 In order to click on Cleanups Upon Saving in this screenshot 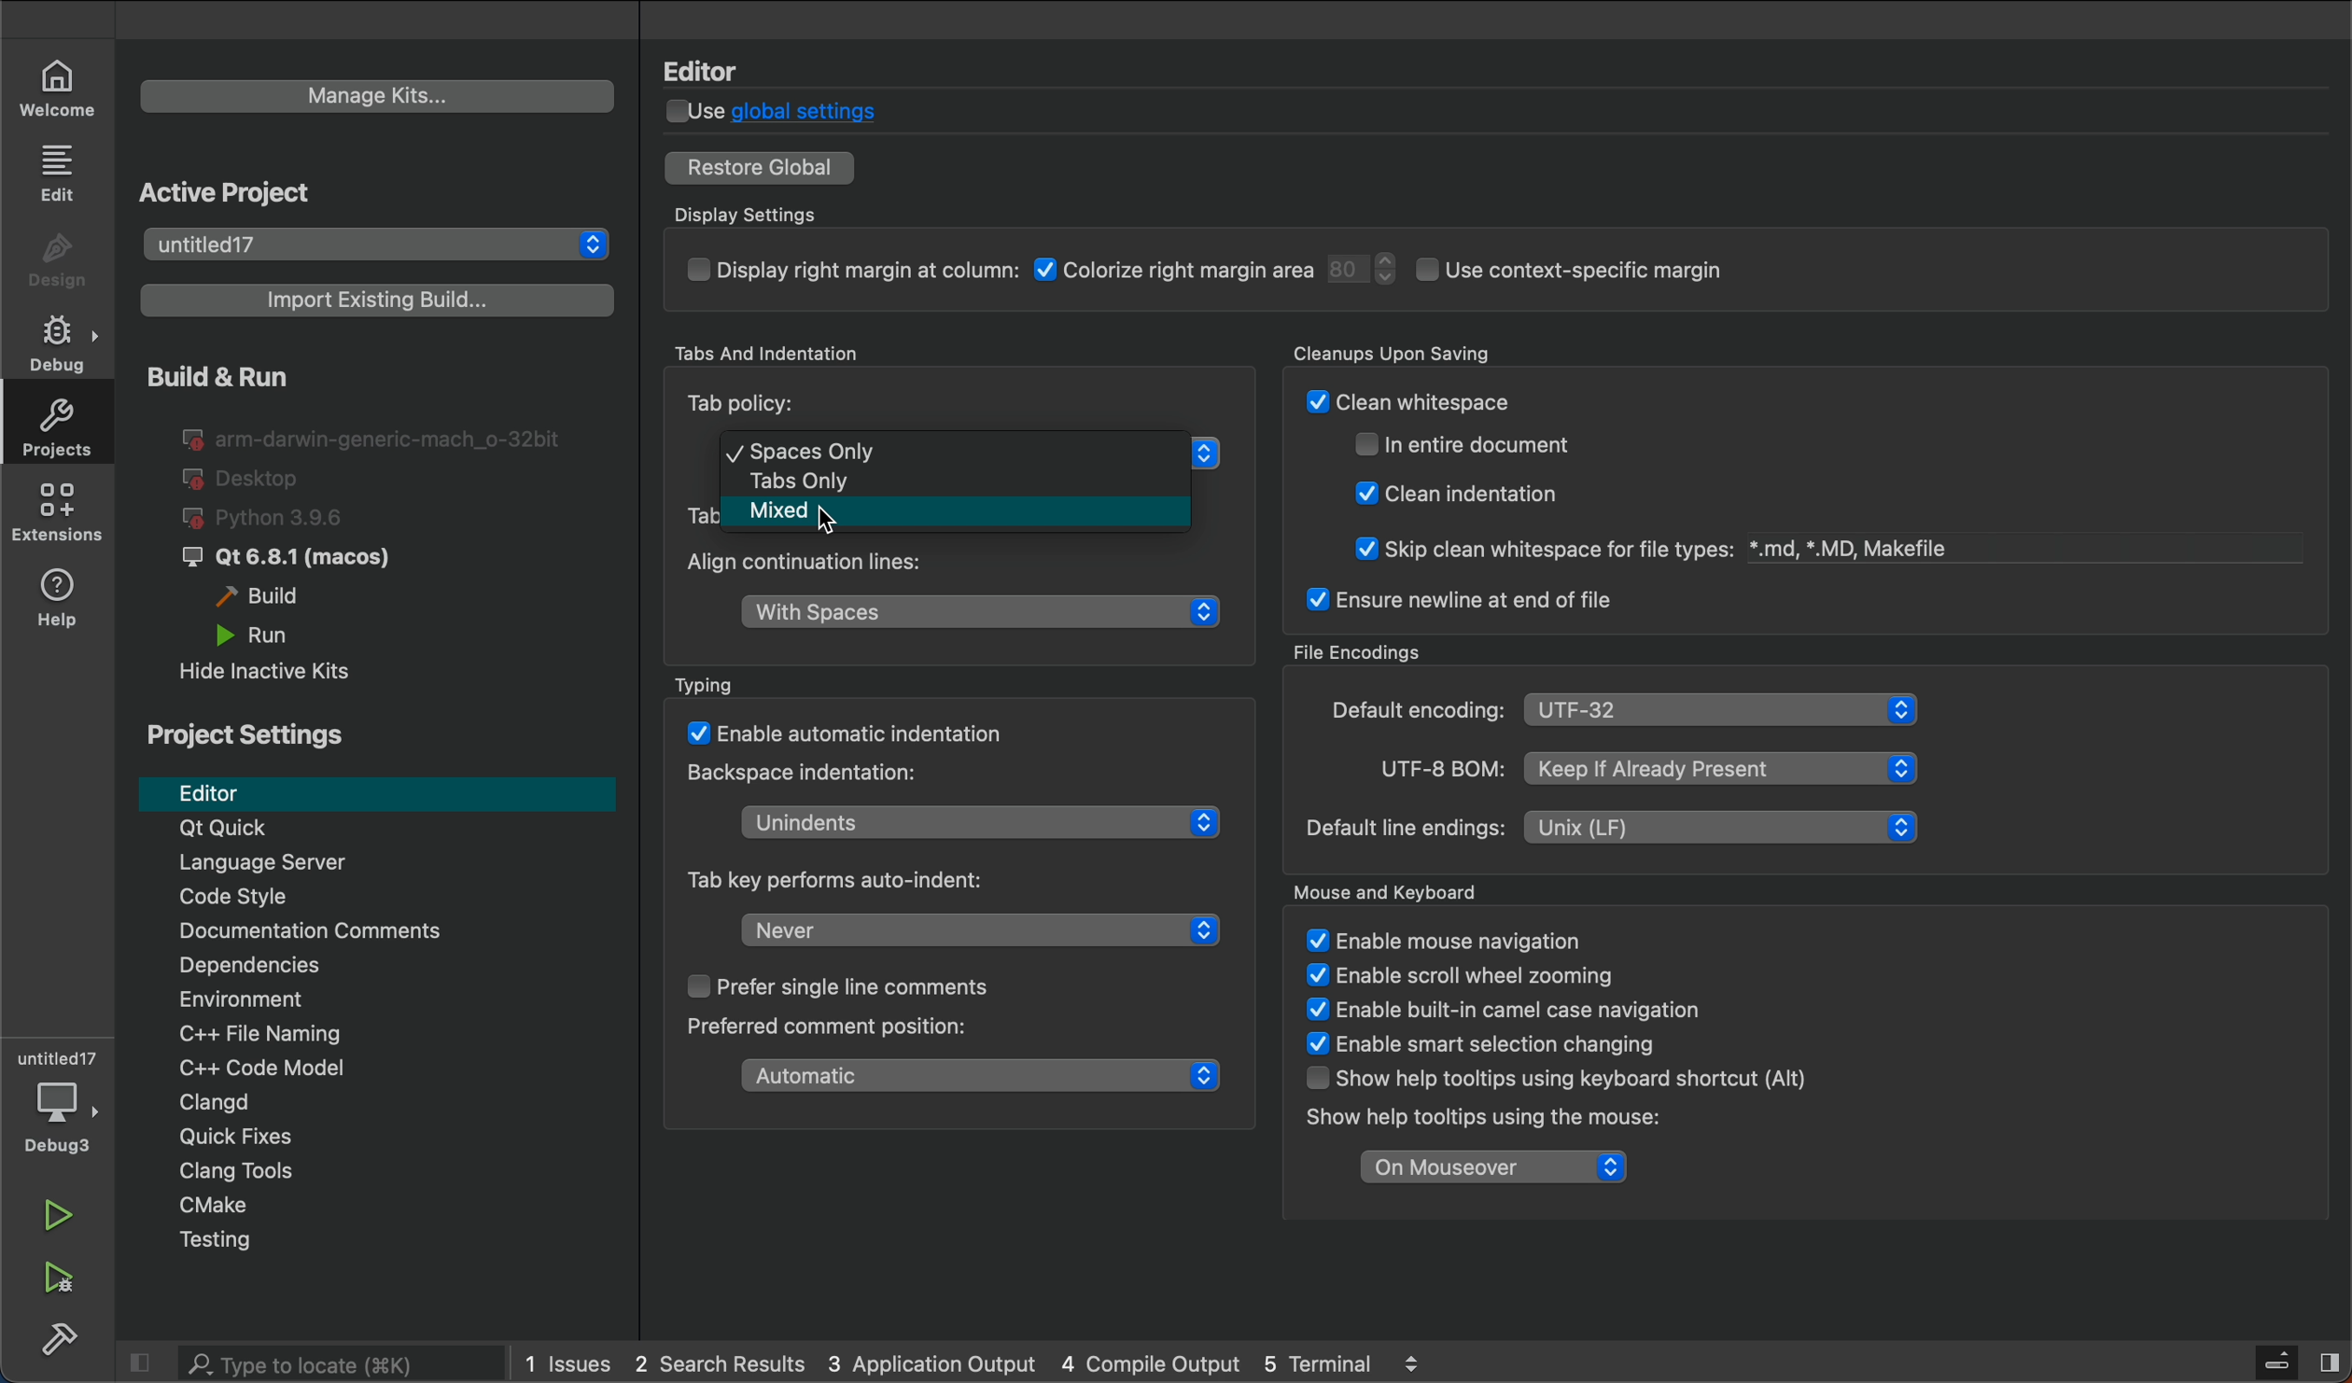, I will do `click(1442, 352)`.